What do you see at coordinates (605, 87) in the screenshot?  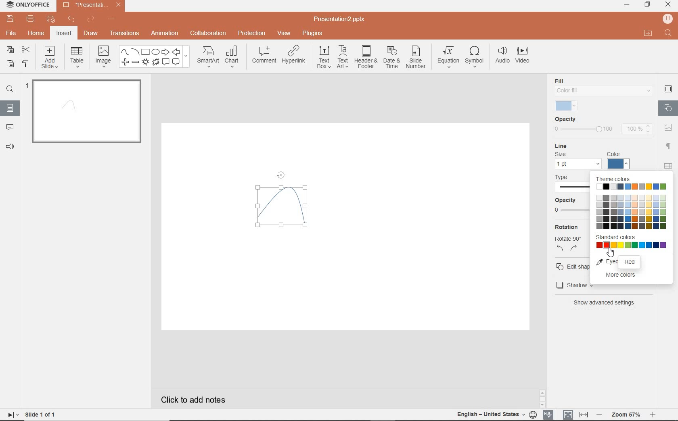 I see `fill` at bounding box center [605, 87].